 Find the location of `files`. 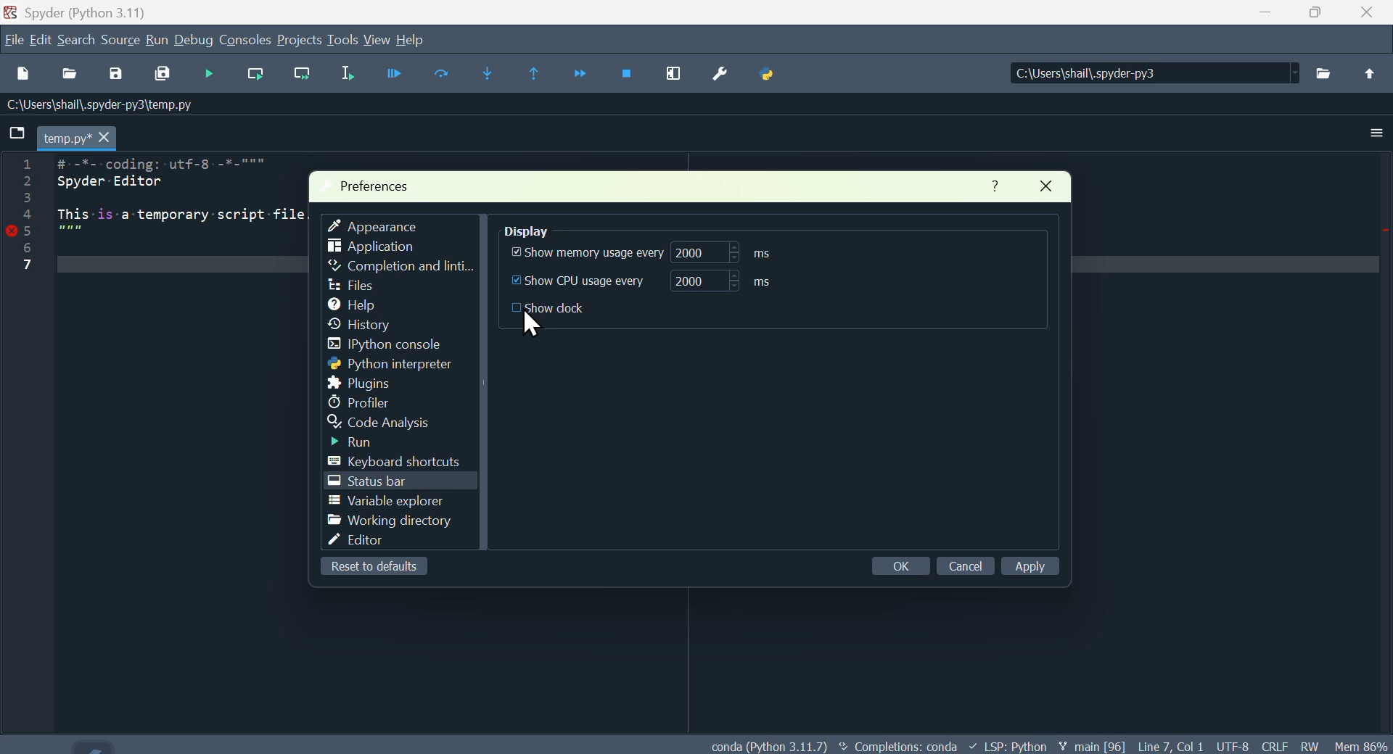

files is located at coordinates (1326, 70).